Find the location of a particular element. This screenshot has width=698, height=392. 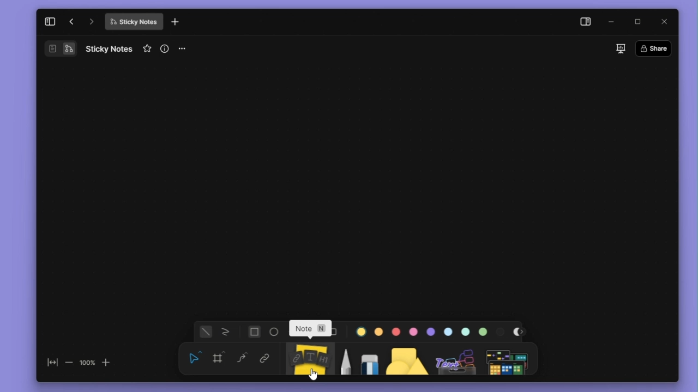

go back is located at coordinates (70, 24).